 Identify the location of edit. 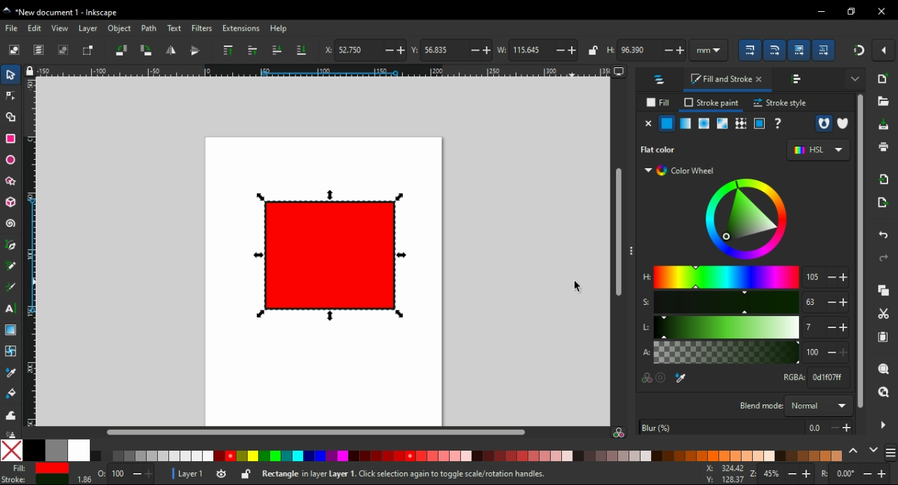
(36, 28).